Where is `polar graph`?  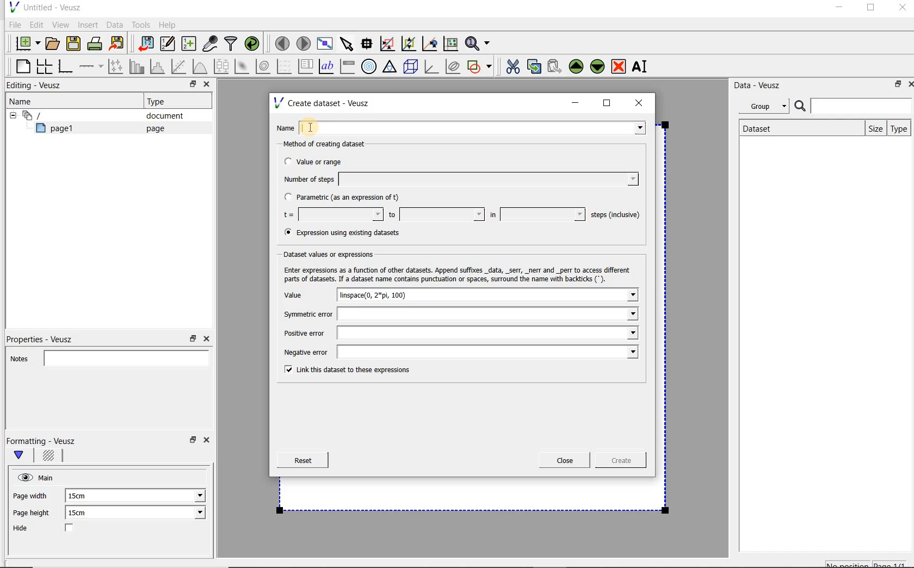
polar graph is located at coordinates (369, 66).